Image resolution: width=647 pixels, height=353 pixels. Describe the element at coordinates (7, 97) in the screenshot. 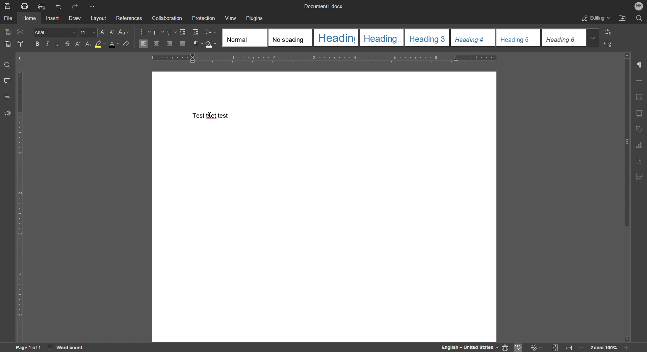

I see `Headings` at that location.